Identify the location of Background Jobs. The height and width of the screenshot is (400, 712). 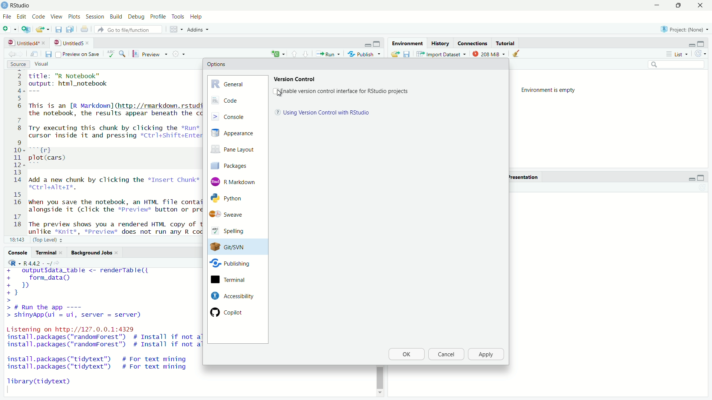
(95, 253).